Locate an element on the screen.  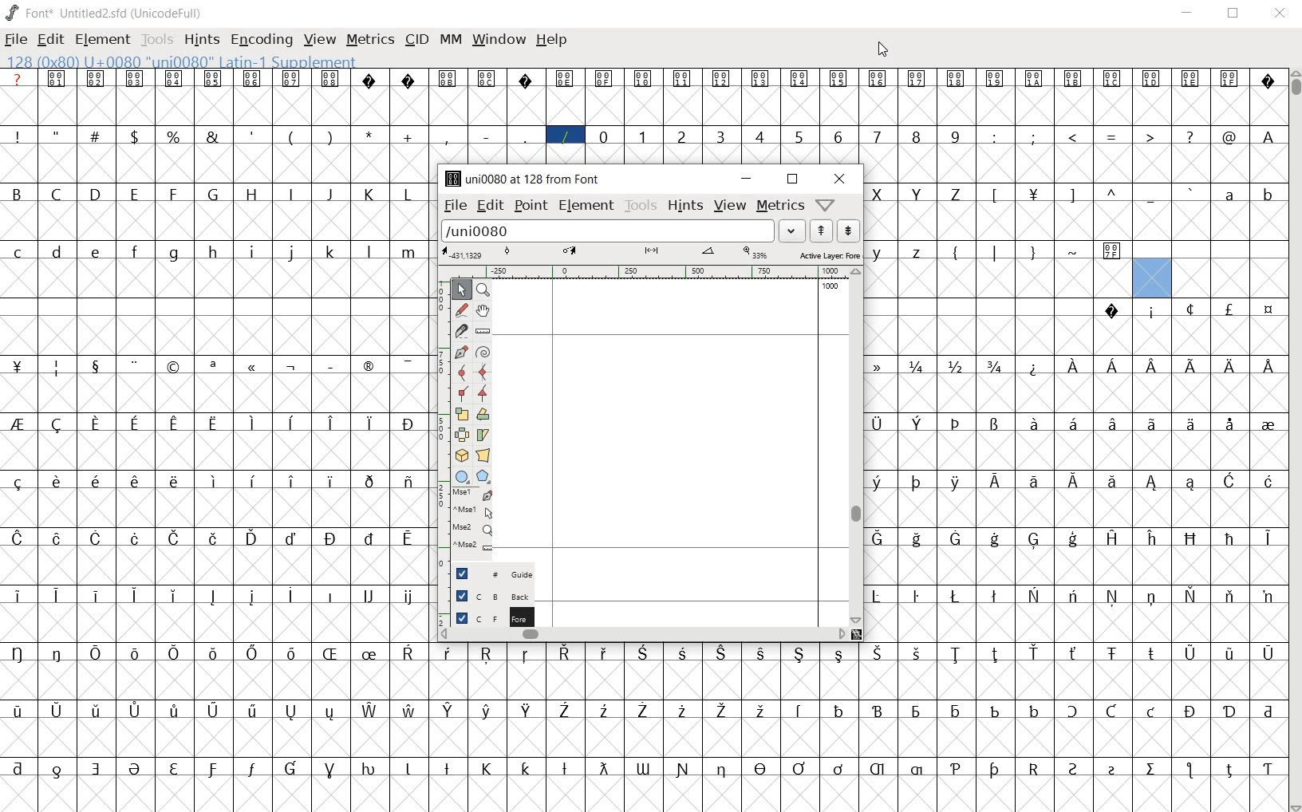
glyph is located at coordinates (956, 483).